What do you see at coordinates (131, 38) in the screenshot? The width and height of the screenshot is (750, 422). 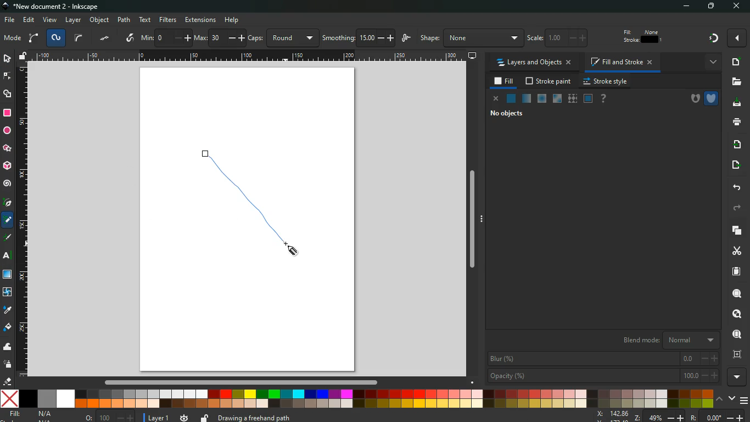 I see `write` at bounding box center [131, 38].